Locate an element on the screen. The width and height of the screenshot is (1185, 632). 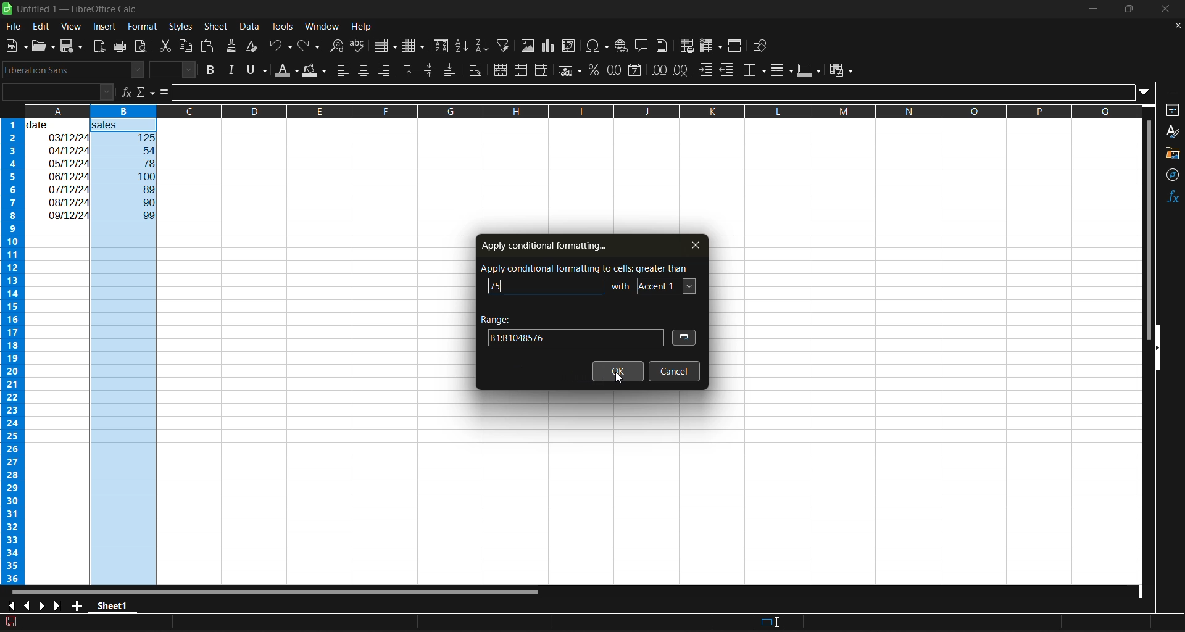
close document is located at coordinates (1175, 26).